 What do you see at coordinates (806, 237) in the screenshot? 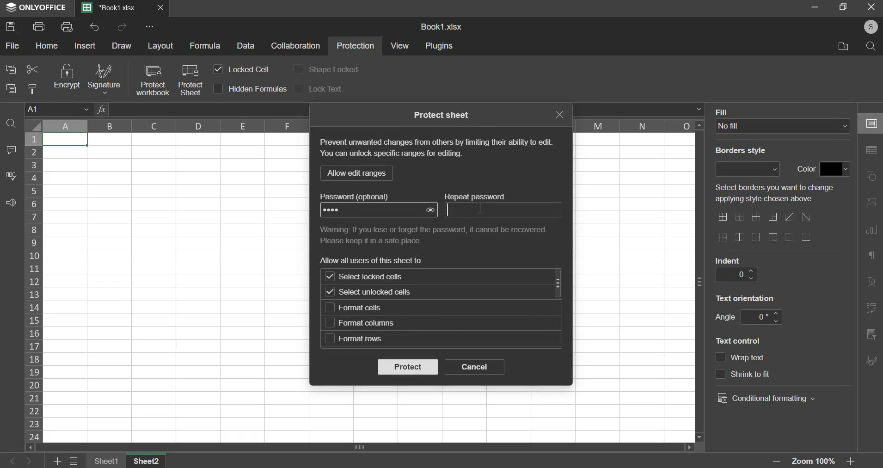
I see `border options` at bounding box center [806, 237].